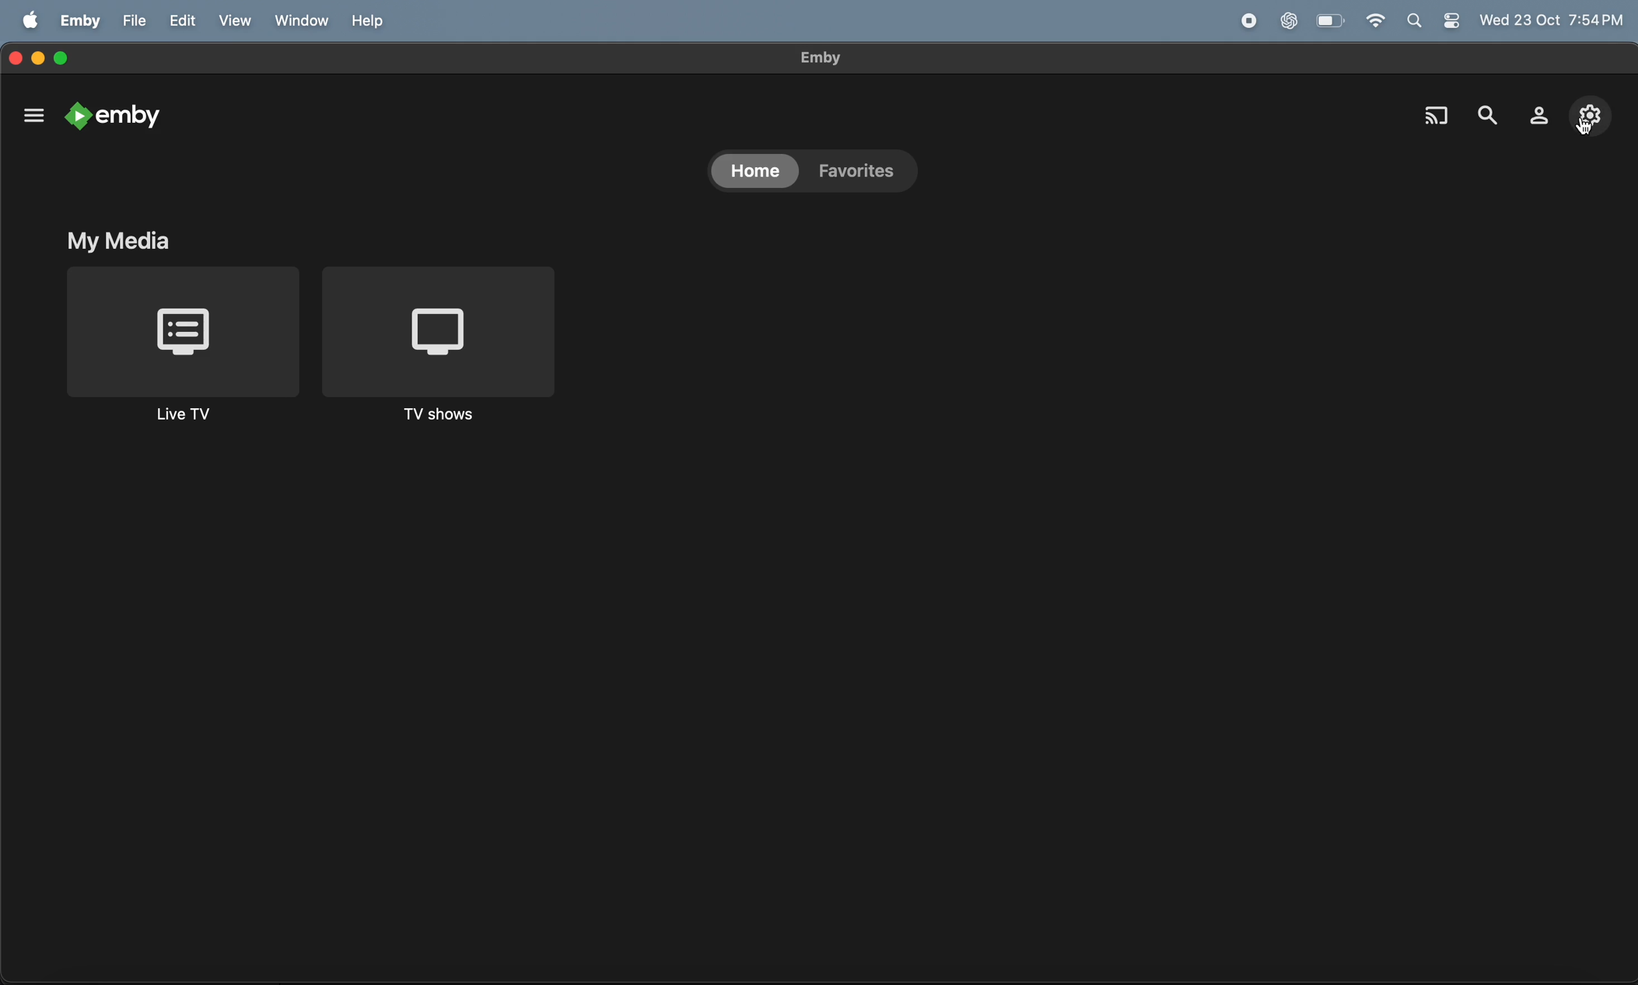 The image size is (1638, 985). I want to click on emby, so click(120, 114).